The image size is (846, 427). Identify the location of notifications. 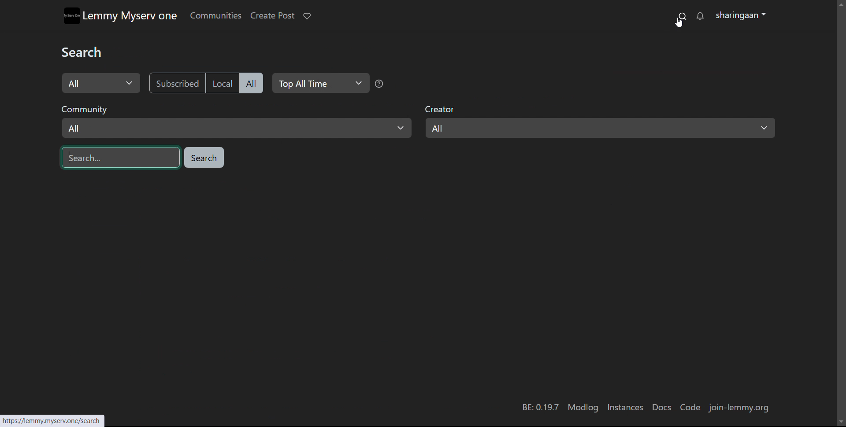
(701, 16).